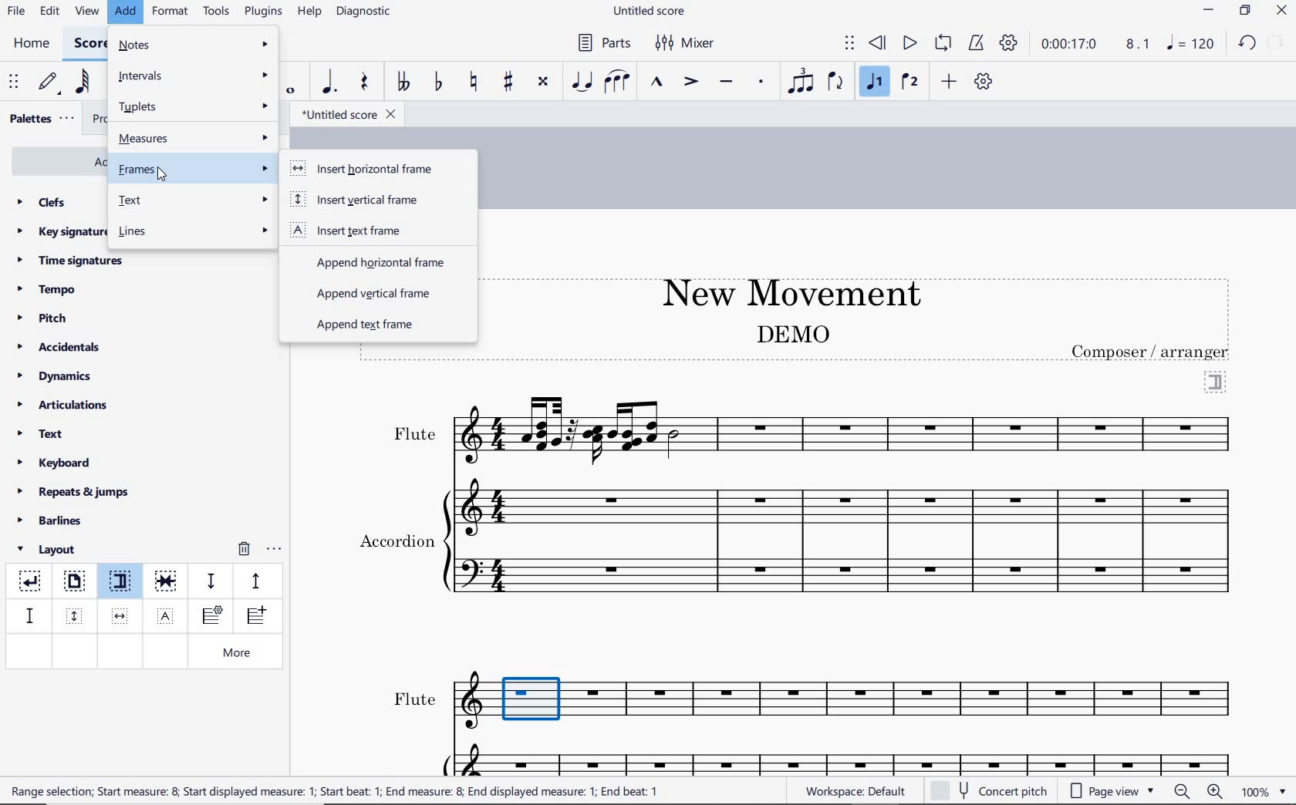 The image size is (1296, 805). What do you see at coordinates (15, 83) in the screenshot?
I see `select to move` at bounding box center [15, 83].